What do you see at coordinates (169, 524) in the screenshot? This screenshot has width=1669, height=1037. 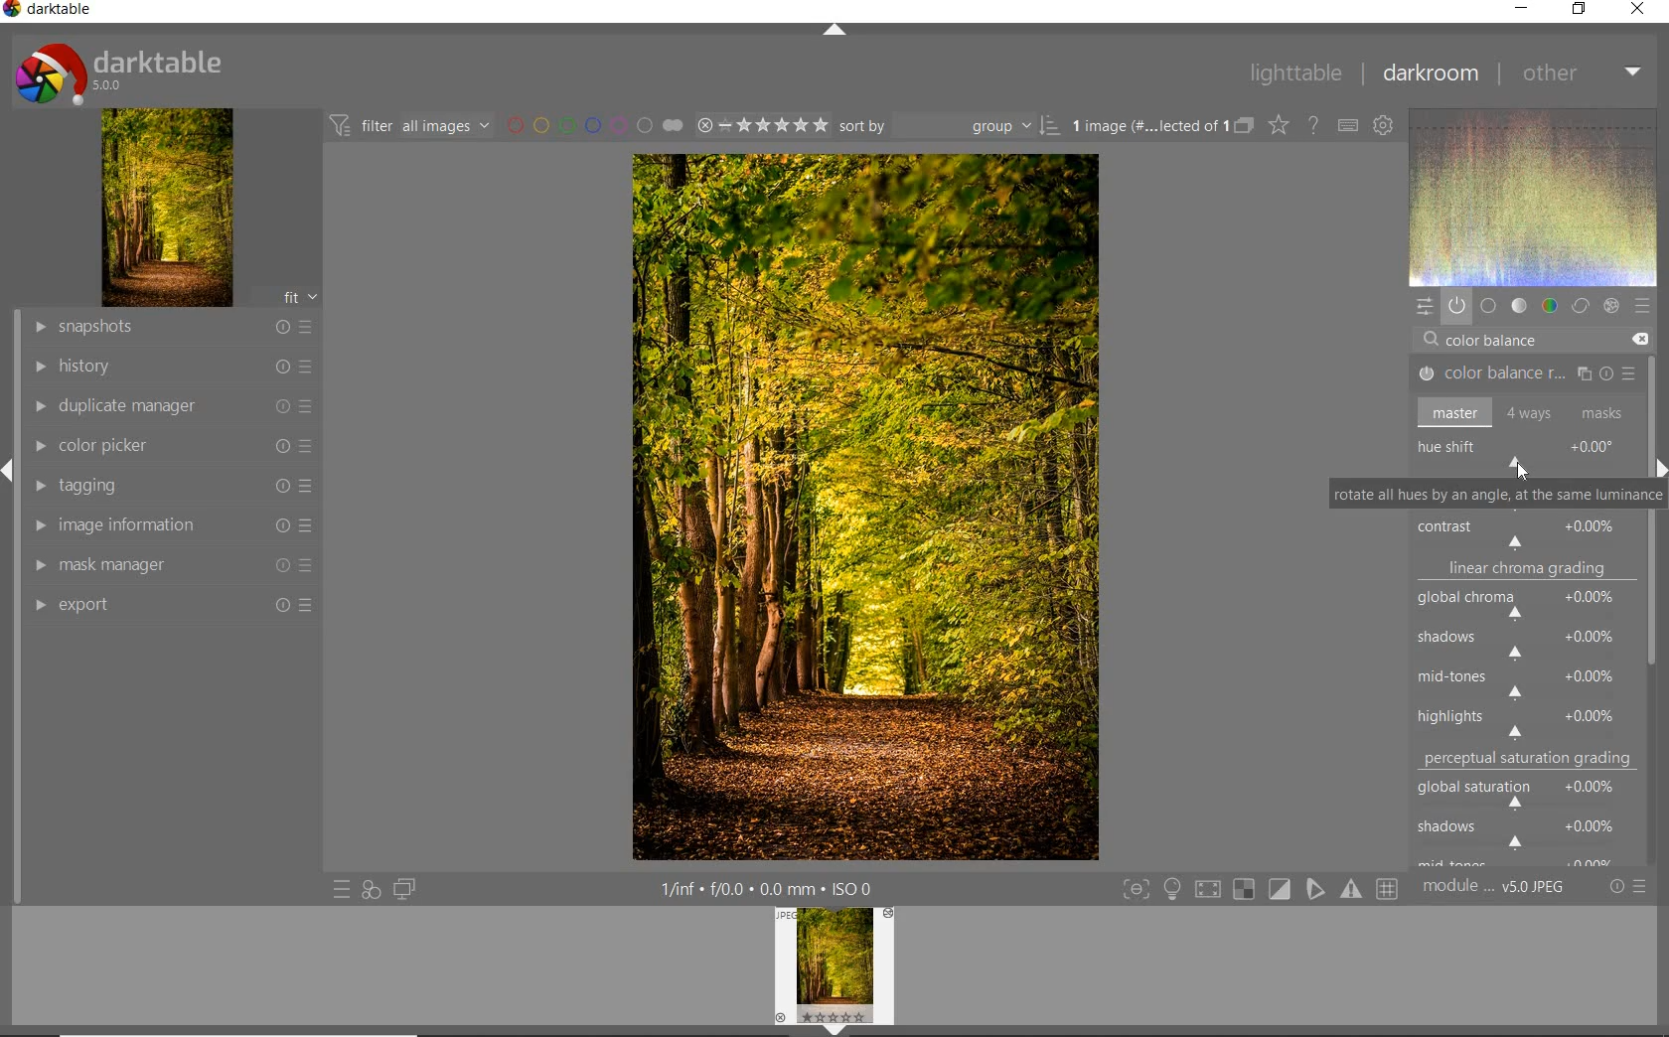 I see `image information` at bounding box center [169, 524].